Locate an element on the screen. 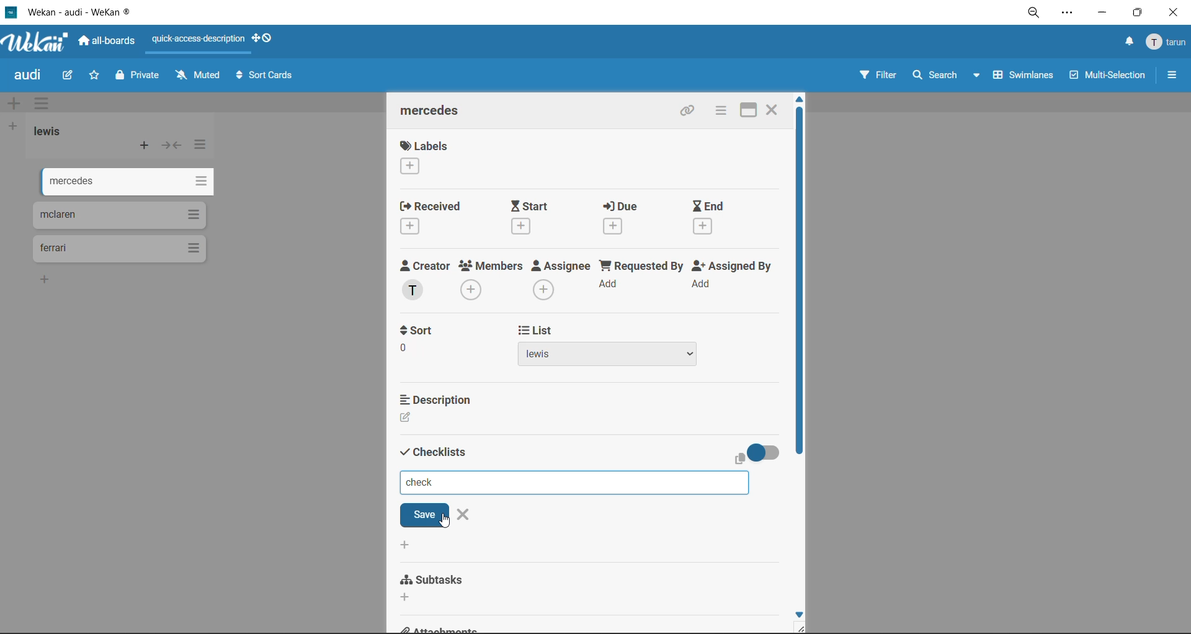  recieved is located at coordinates (432, 219).